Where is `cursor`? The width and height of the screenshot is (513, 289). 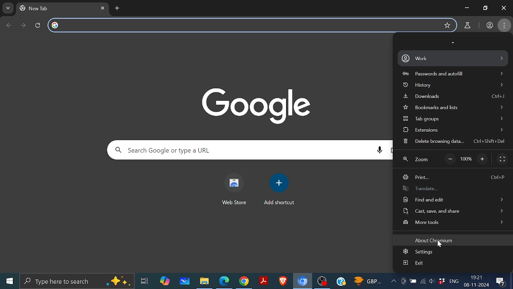 cursor is located at coordinates (440, 244).